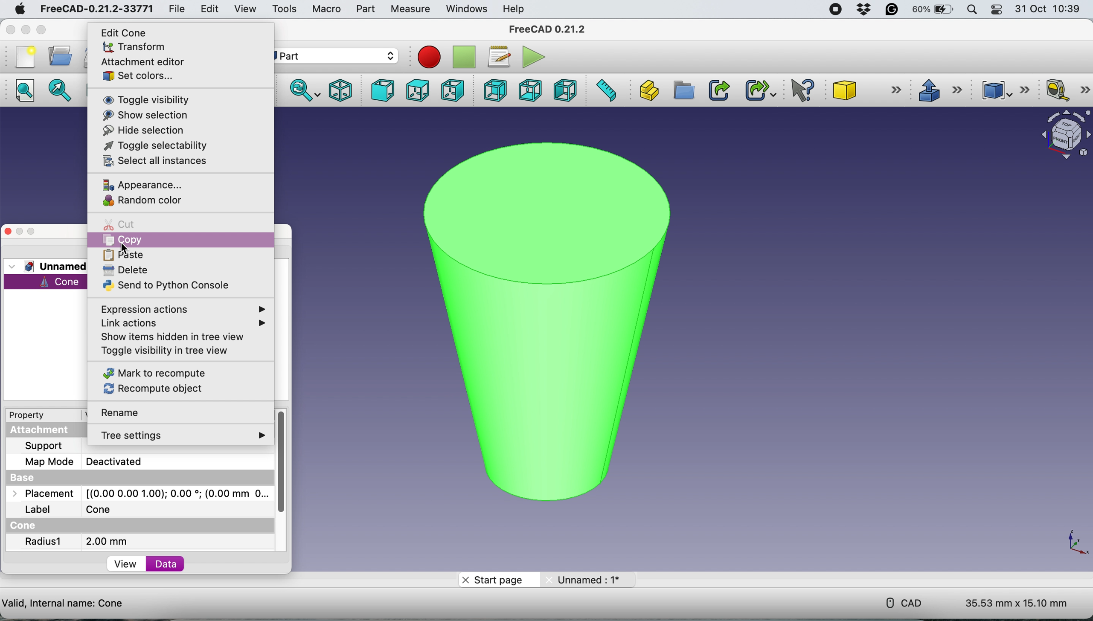 This screenshot has width=1093, height=621. Describe the element at coordinates (869, 91) in the screenshot. I see `cone` at that location.